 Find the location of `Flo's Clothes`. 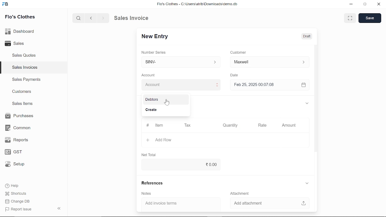

Flo's Clothes is located at coordinates (19, 18).